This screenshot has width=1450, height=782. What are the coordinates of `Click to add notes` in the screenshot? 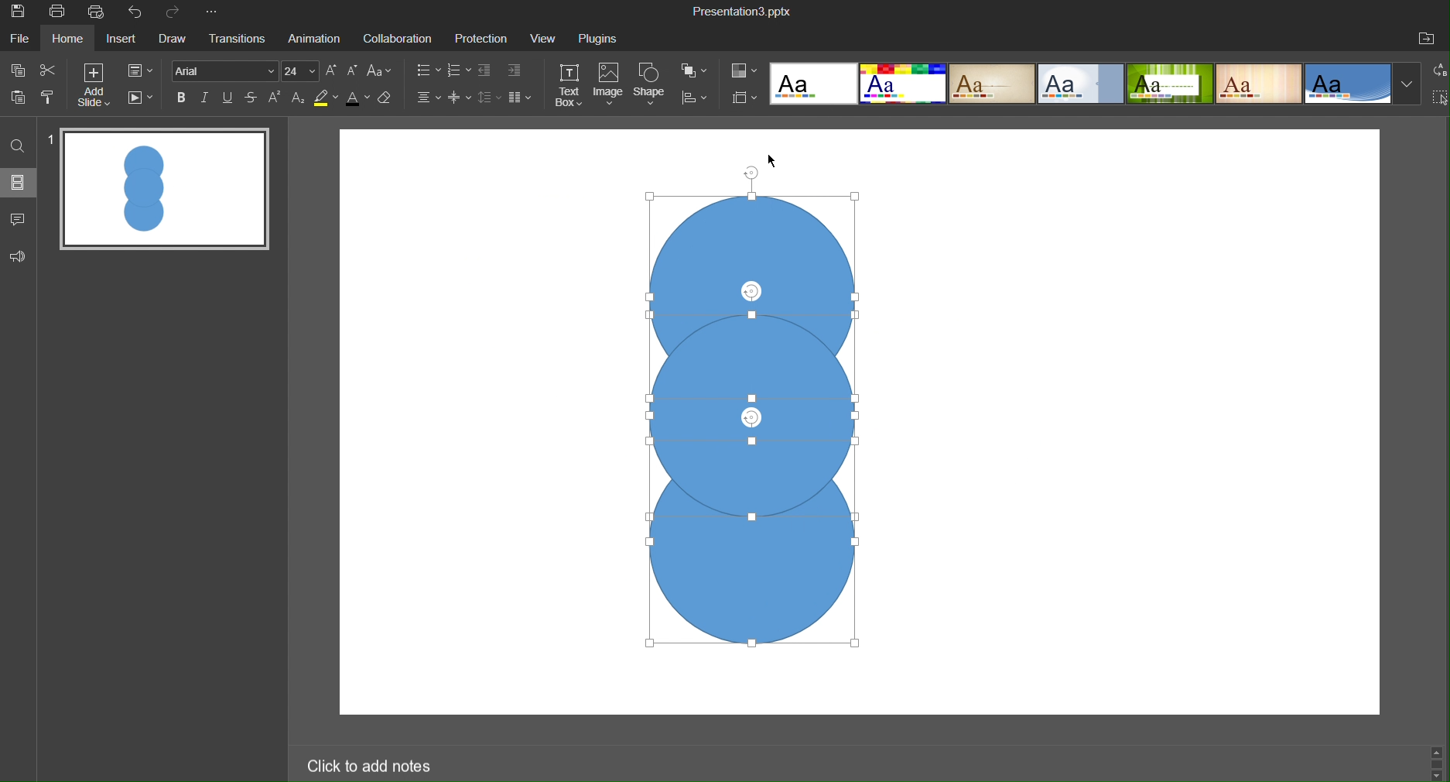 It's located at (372, 765).